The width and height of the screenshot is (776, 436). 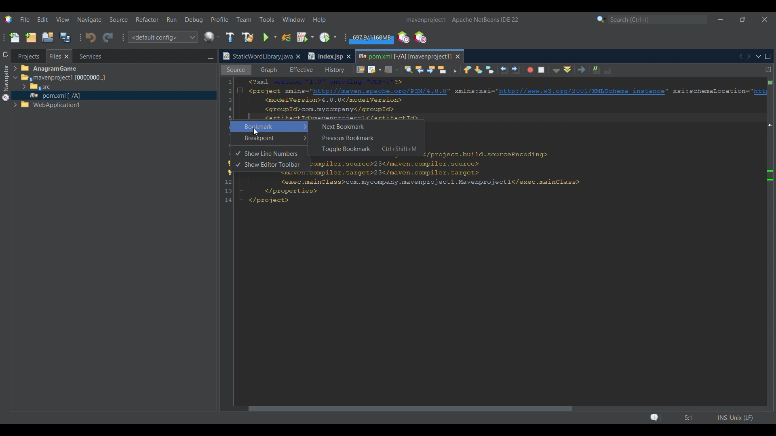 I want to click on Next bookmark, so click(x=479, y=69).